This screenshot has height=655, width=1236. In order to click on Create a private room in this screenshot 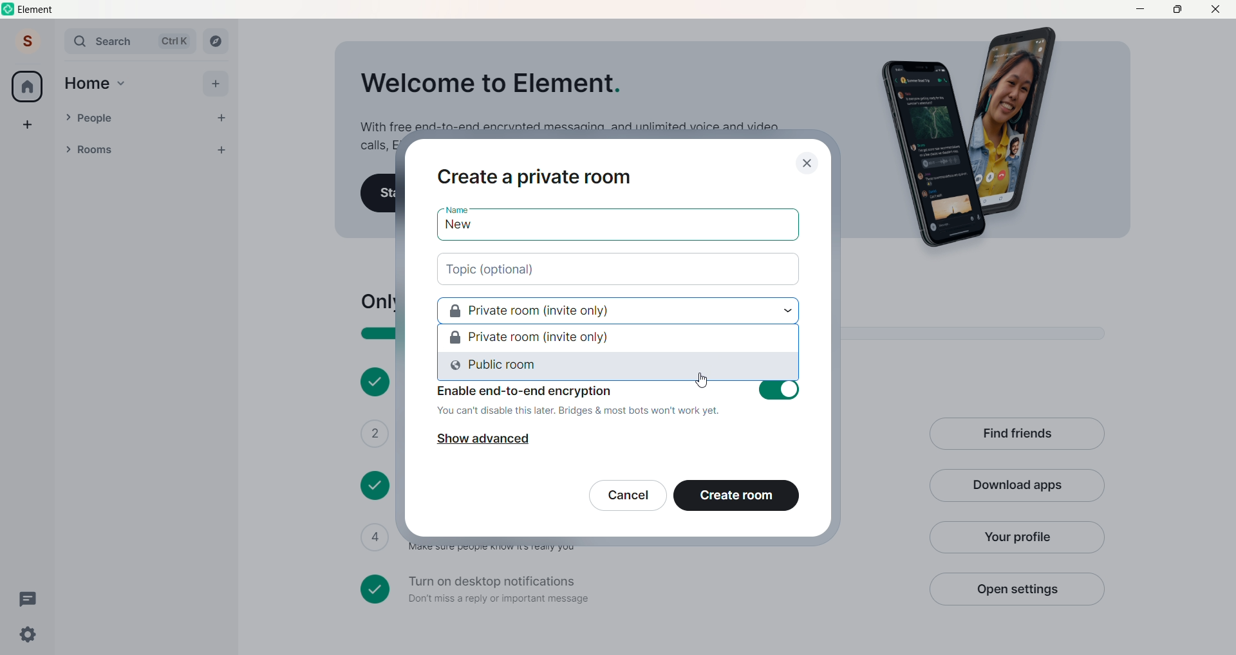, I will do `click(536, 178)`.